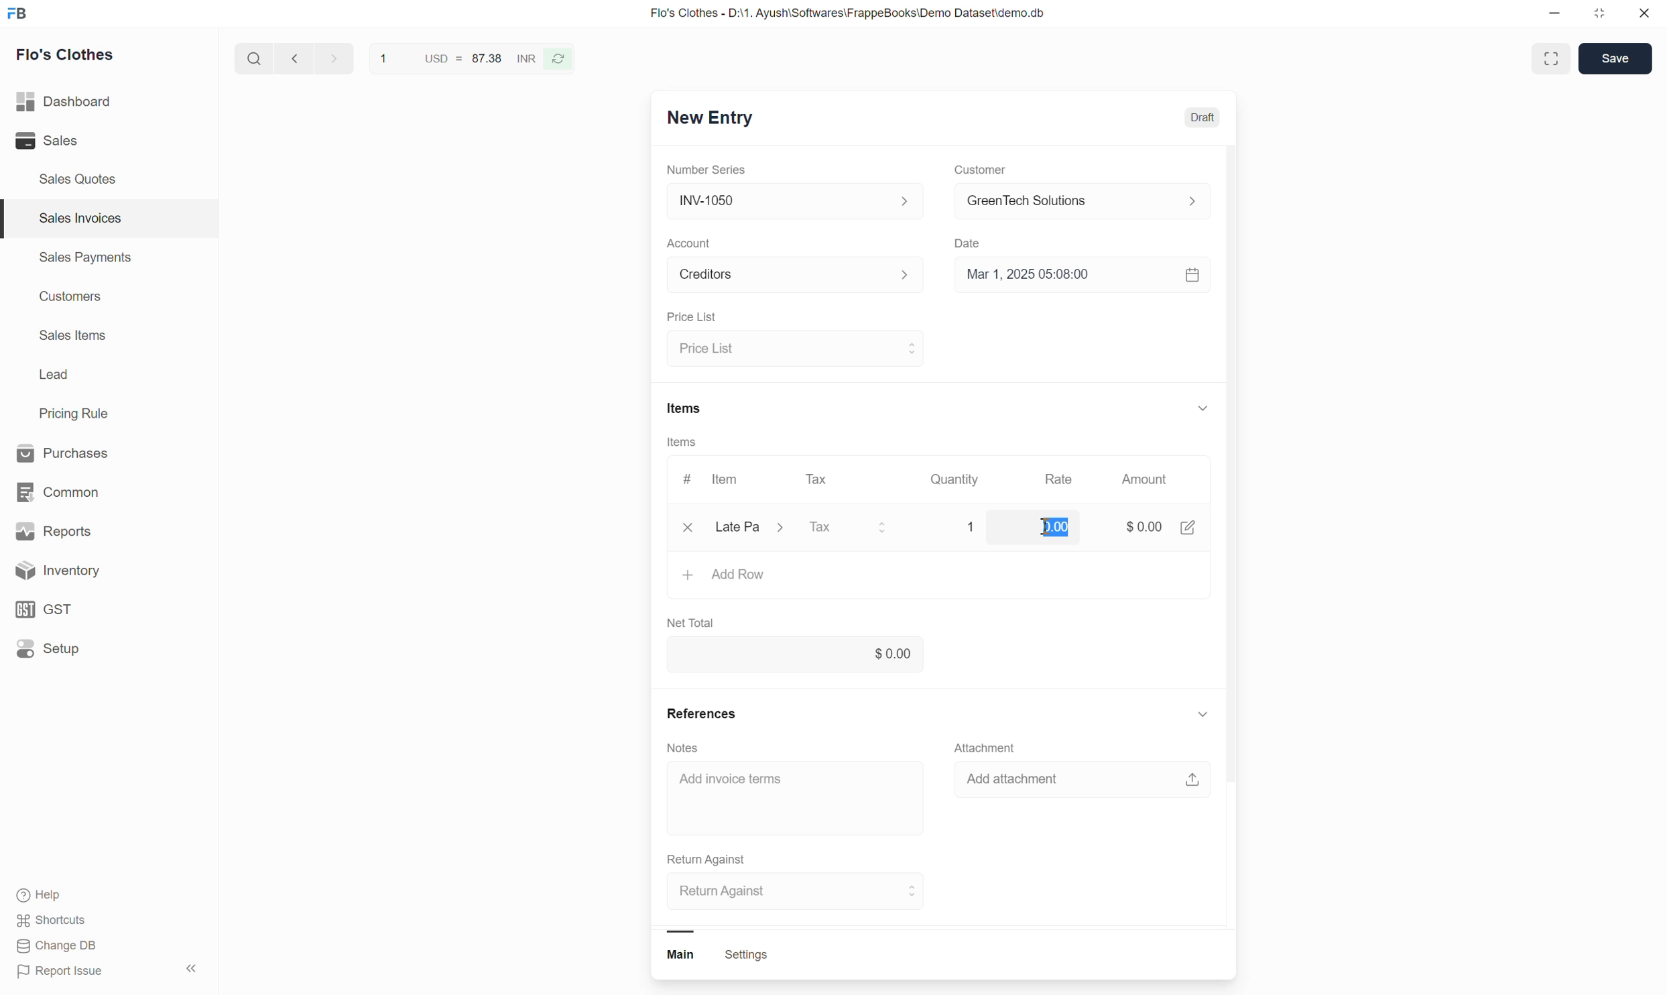  Describe the element at coordinates (54, 376) in the screenshot. I see `Lead` at that location.